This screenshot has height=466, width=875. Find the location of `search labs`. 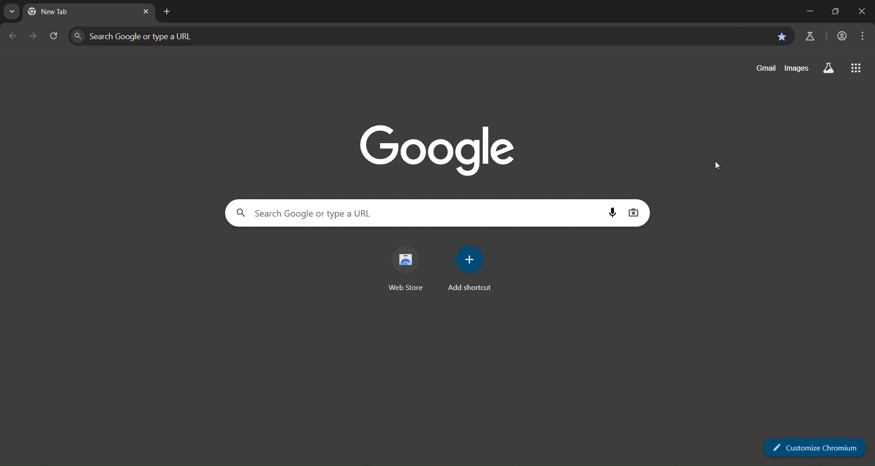

search labs is located at coordinates (808, 37).